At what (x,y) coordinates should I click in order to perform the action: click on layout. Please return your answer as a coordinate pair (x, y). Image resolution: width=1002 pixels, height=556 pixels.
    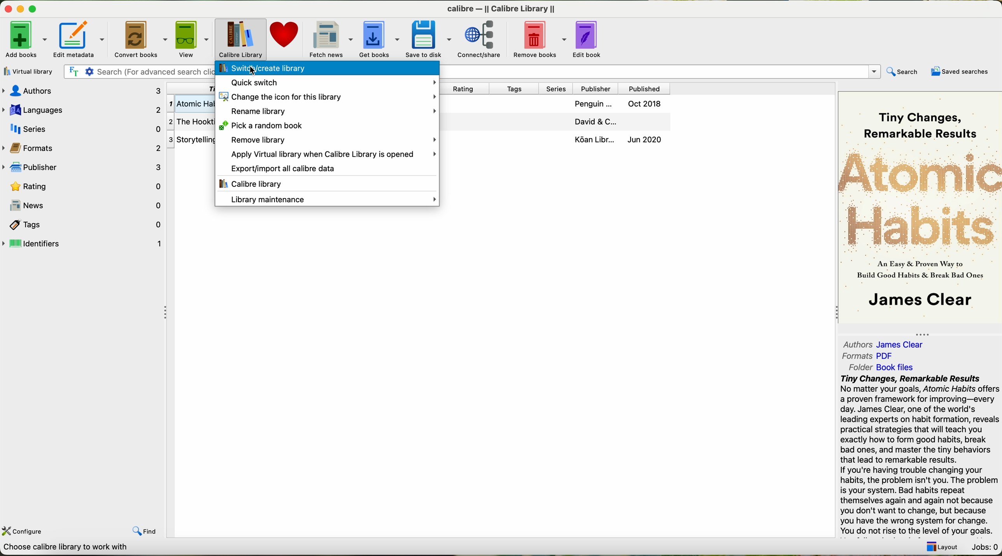
    Looking at the image, I should click on (944, 548).